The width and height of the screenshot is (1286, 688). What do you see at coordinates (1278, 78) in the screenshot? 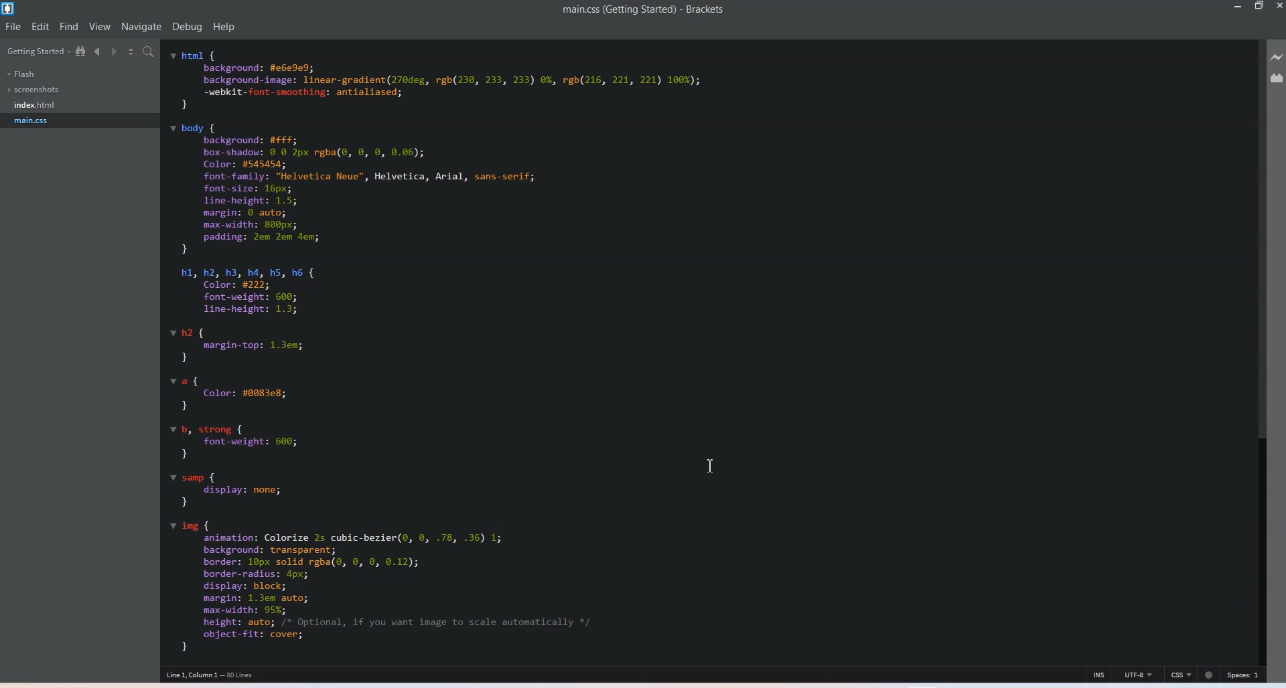
I see `Extension manager` at bounding box center [1278, 78].